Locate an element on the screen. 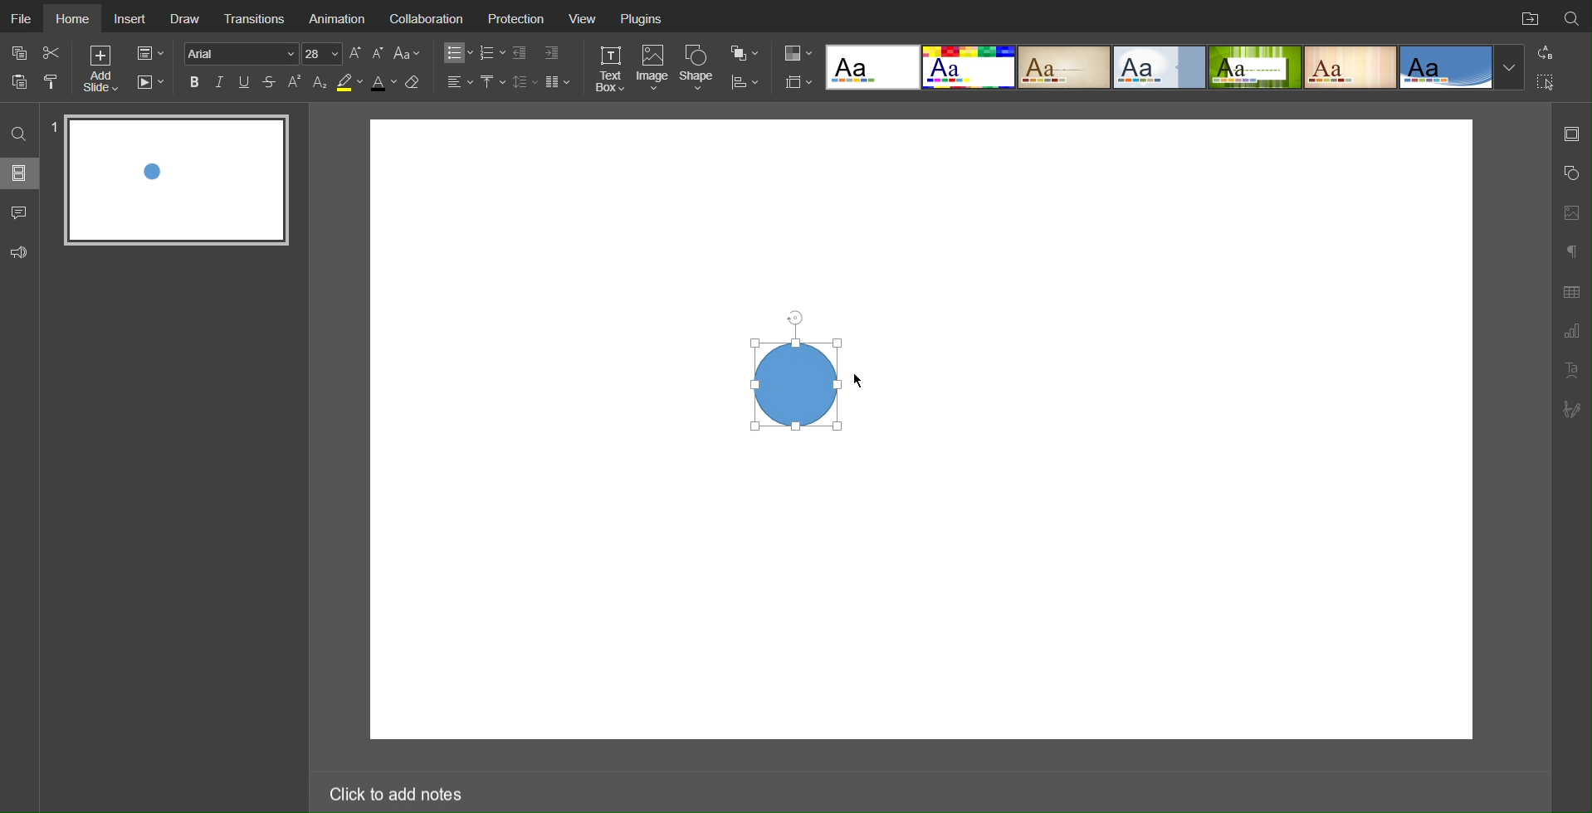 This screenshot has height=813, width=1592. Cursor is located at coordinates (859, 385).